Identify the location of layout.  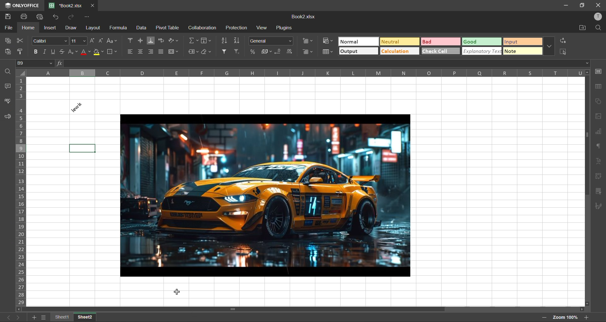
(93, 27).